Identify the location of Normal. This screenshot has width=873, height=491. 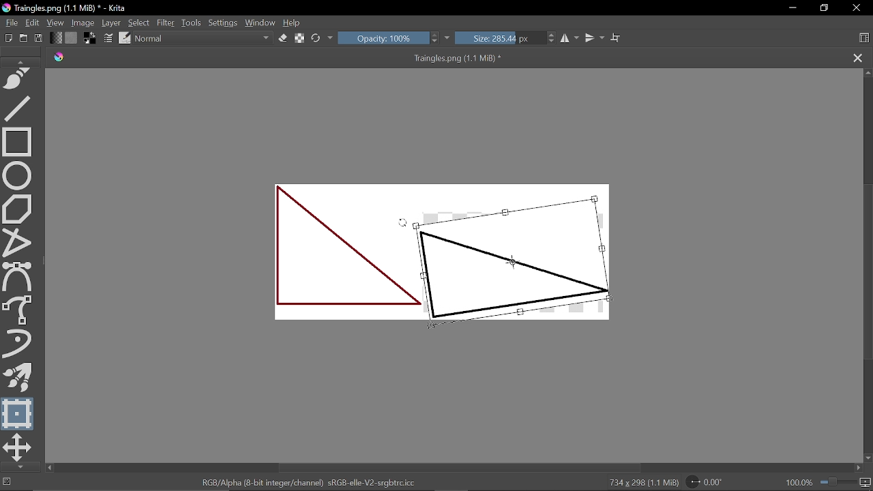
(204, 40).